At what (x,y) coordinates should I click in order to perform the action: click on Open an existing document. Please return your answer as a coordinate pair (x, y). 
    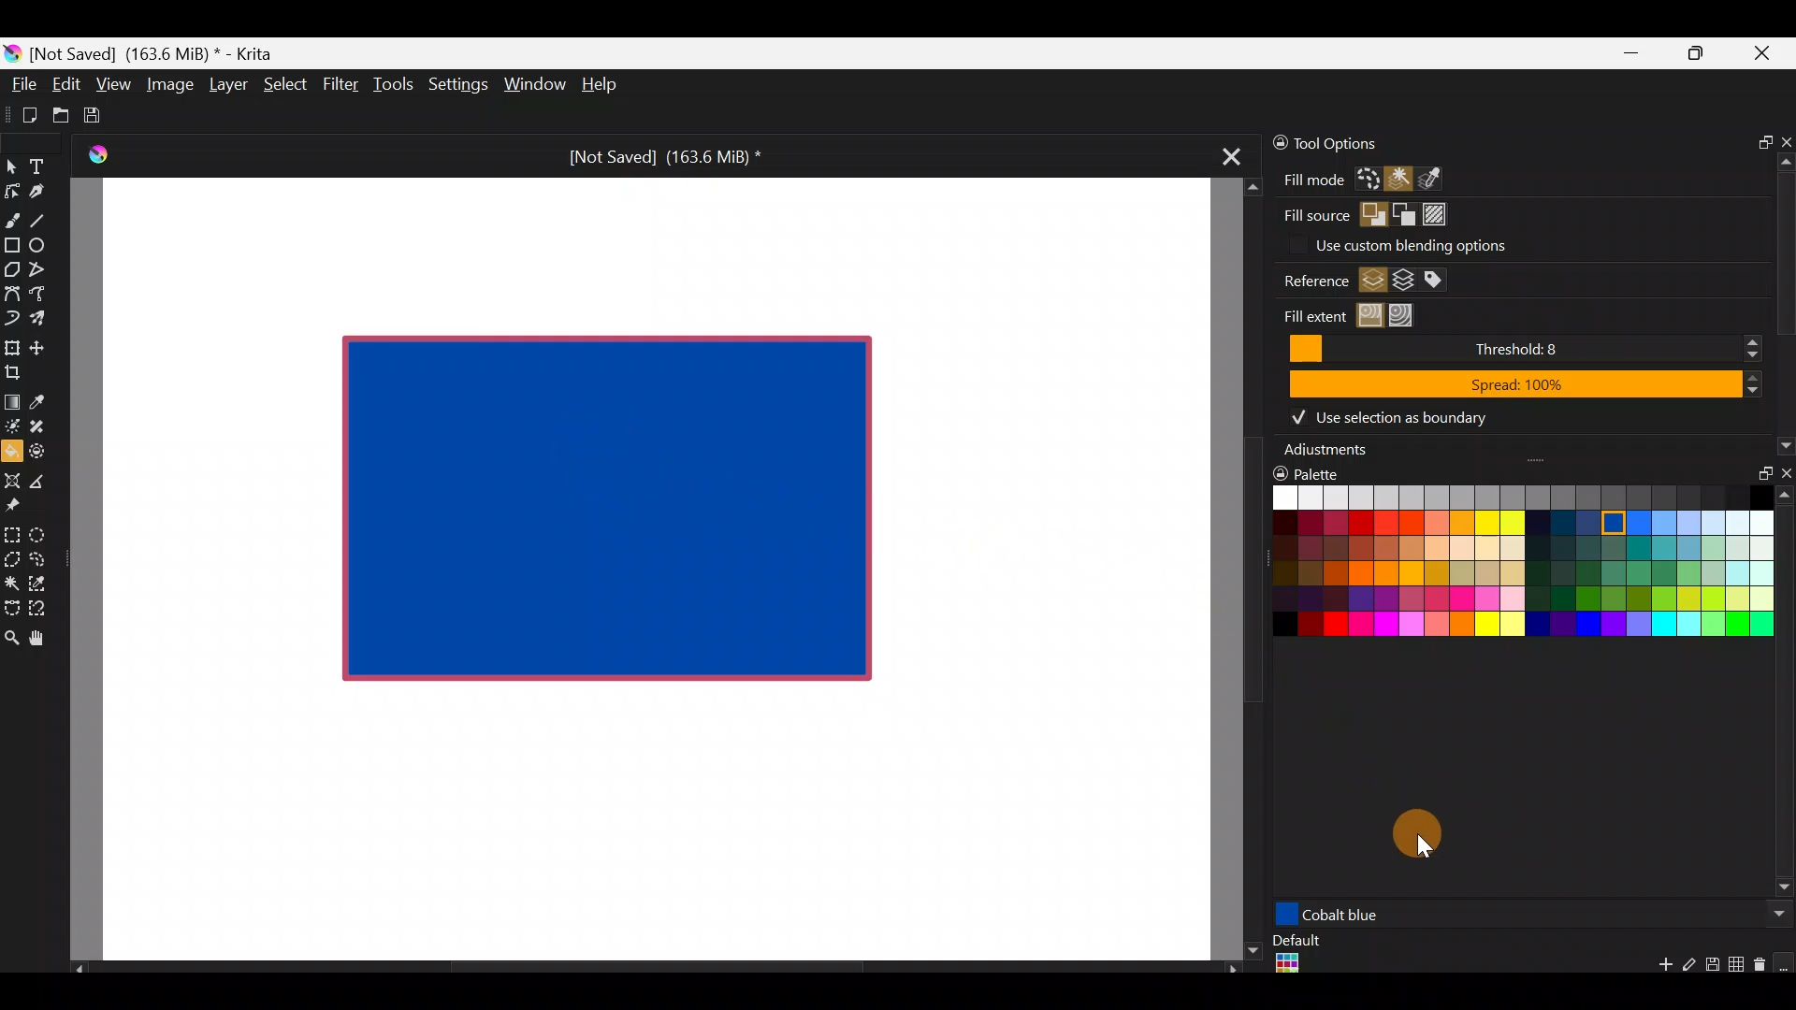
    Looking at the image, I should click on (60, 112).